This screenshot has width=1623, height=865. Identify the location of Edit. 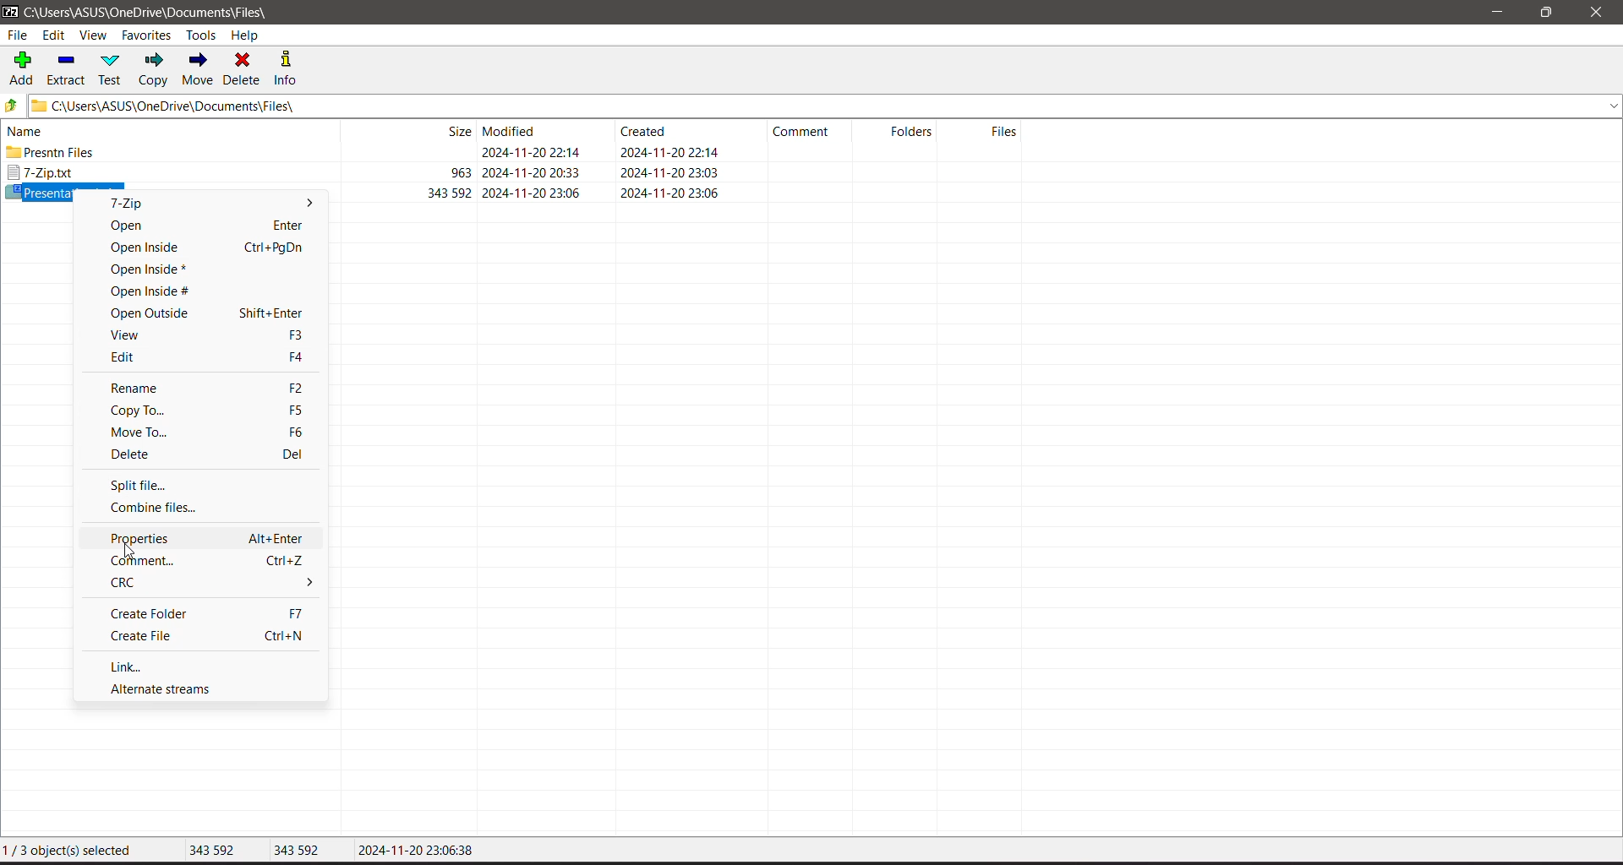
(56, 36).